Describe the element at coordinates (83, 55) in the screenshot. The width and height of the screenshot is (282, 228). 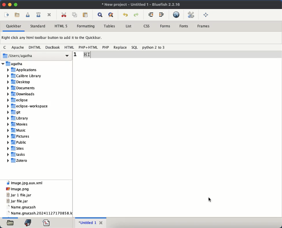
I see `reduced size` at that location.